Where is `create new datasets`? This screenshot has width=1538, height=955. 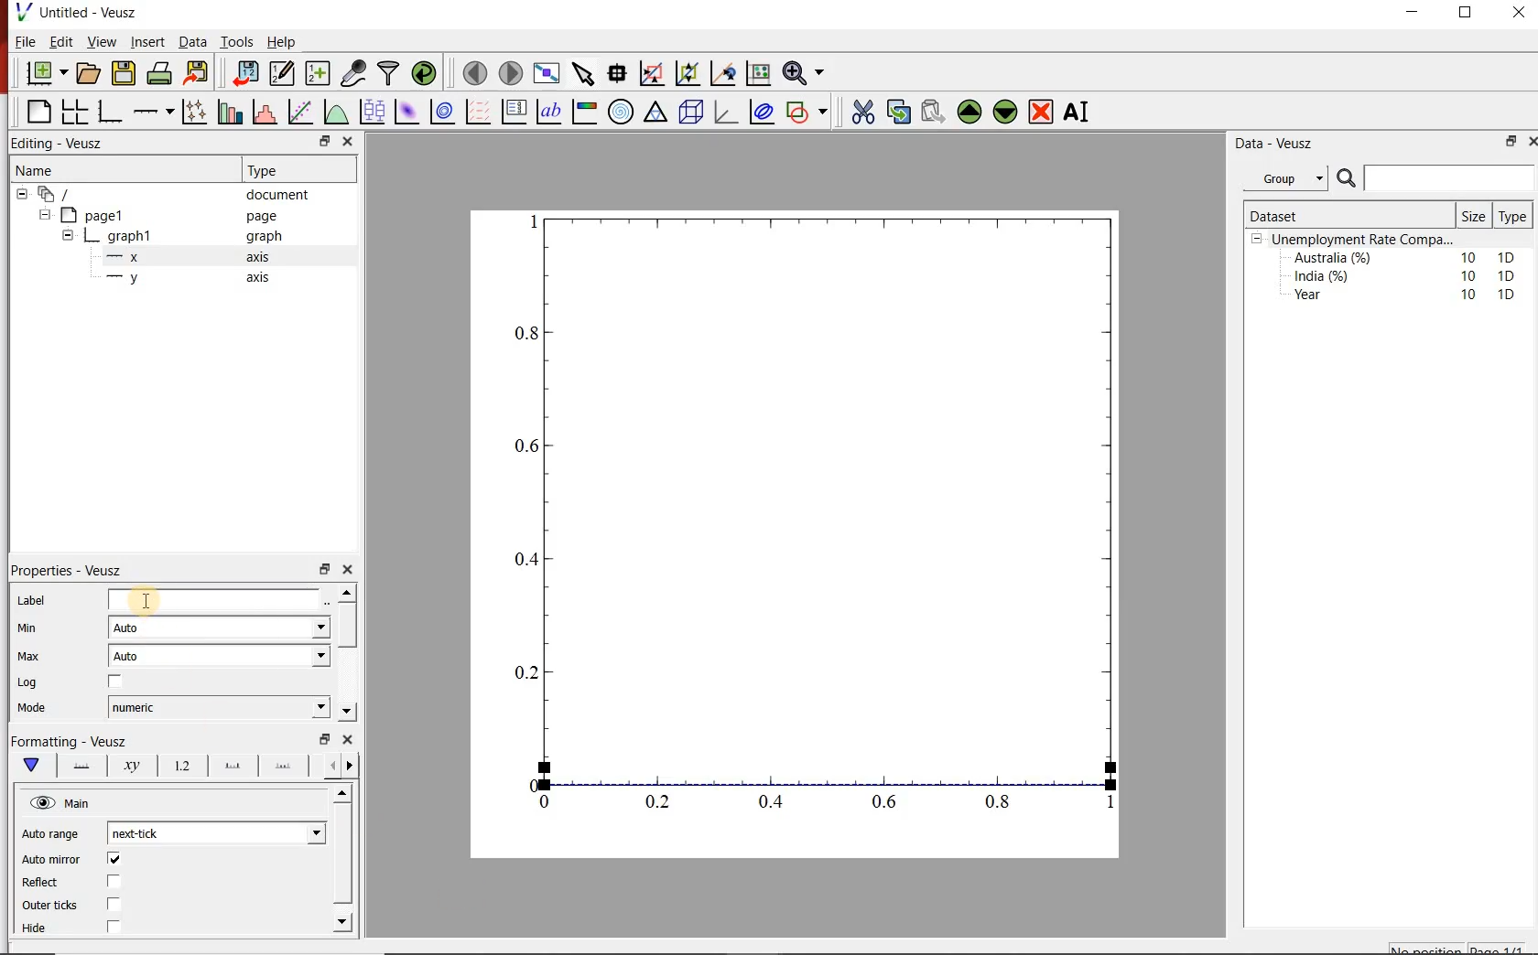
create new datasets is located at coordinates (317, 74).